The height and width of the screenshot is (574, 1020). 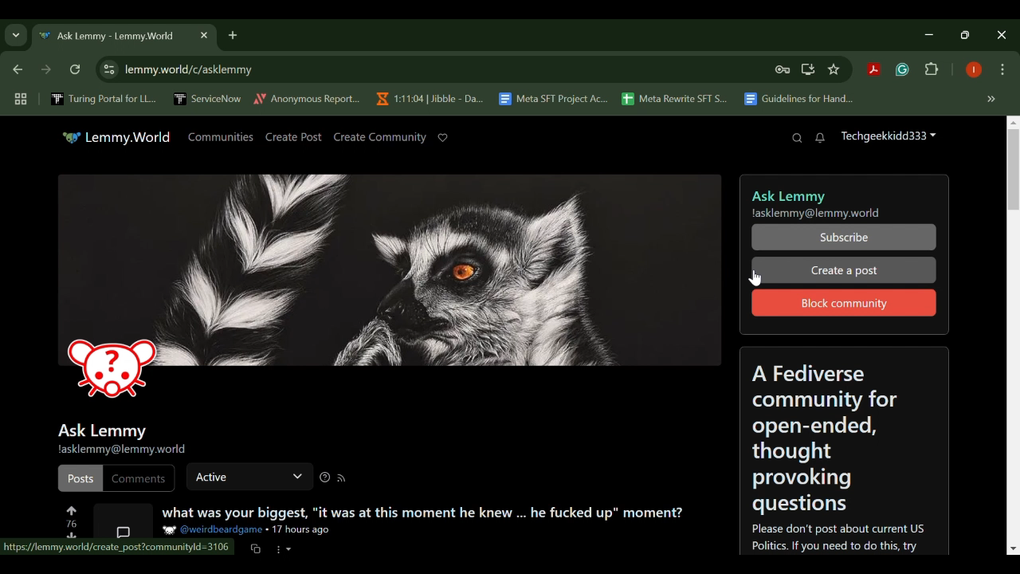 I want to click on Scroll Bar, so click(x=1010, y=338).